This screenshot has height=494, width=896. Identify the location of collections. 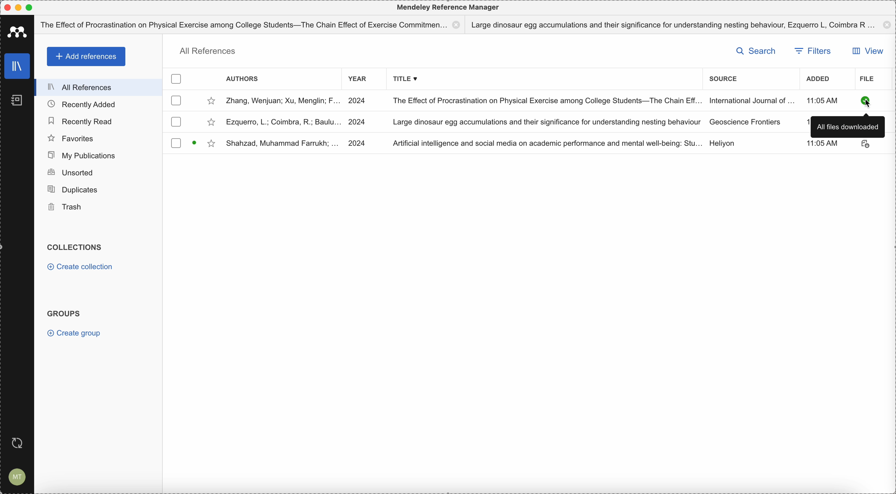
(74, 247).